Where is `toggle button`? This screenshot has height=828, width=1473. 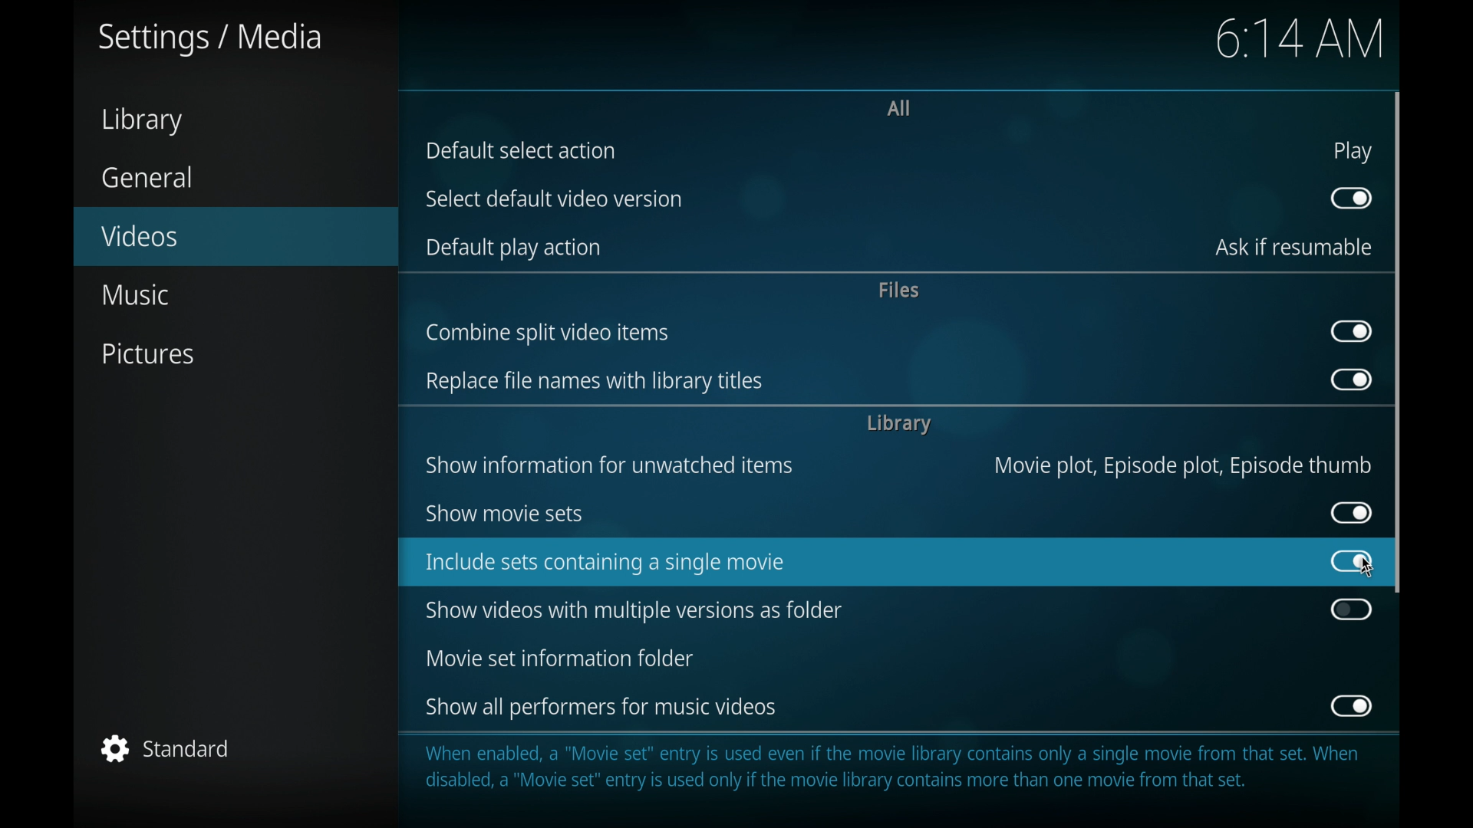
toggle button is located at coordinates (1350, 609).